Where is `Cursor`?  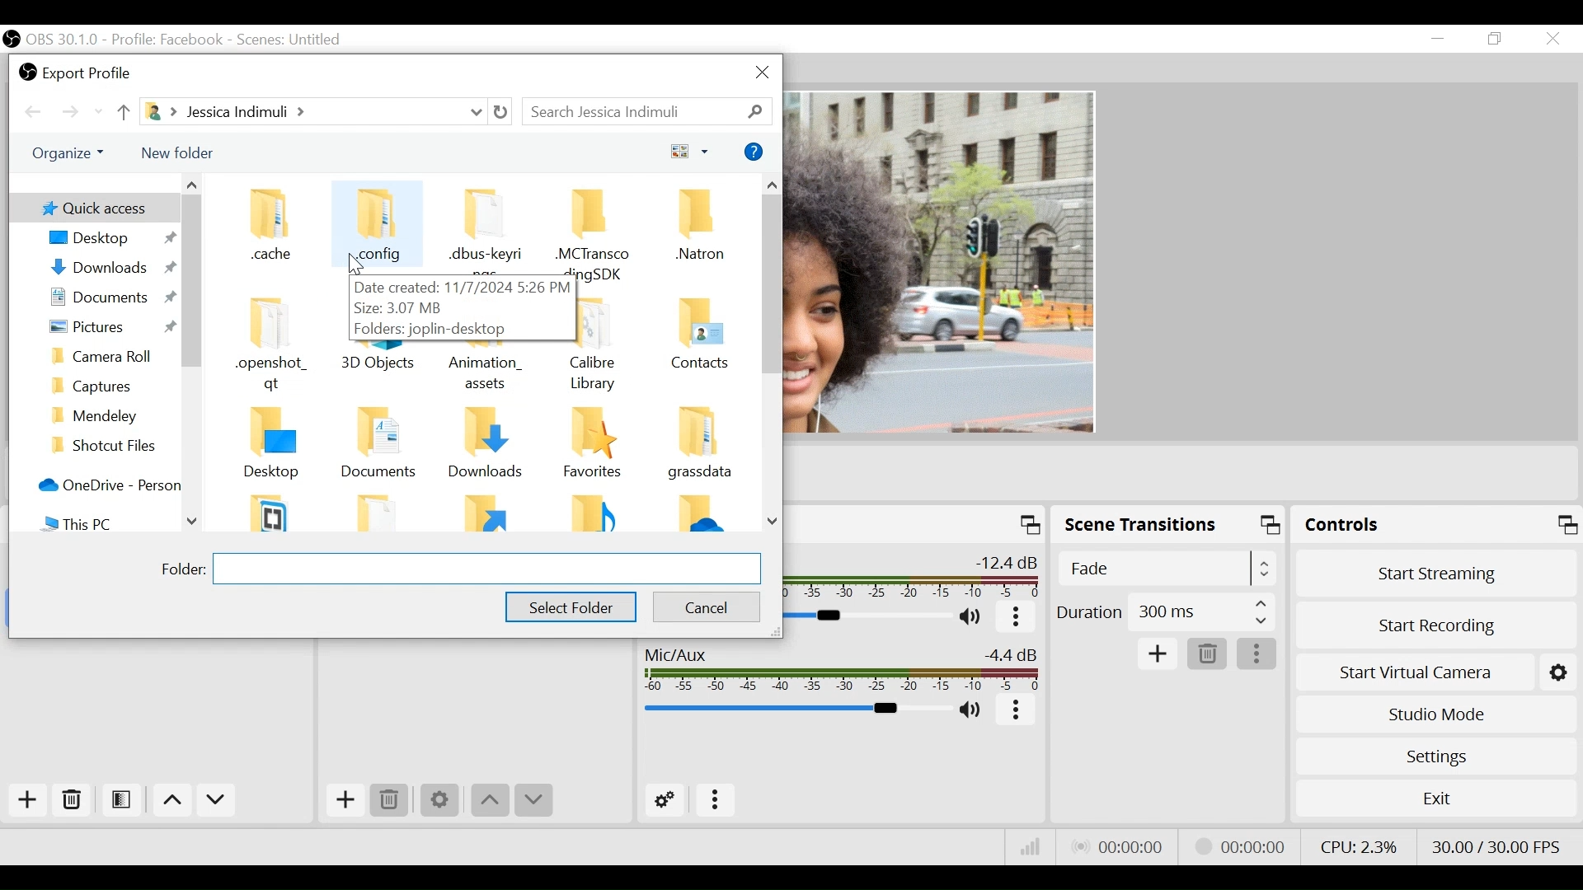 Cursor is located at coordinates (358, 265).